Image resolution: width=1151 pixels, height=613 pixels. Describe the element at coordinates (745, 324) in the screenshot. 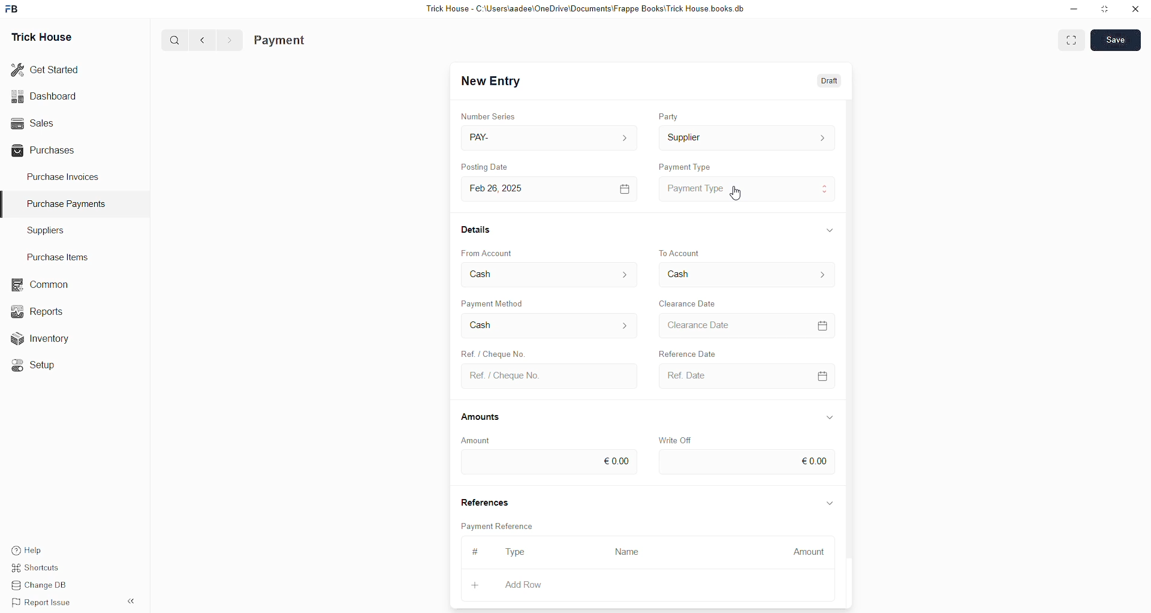

I see `Clearance Date ` at that location.